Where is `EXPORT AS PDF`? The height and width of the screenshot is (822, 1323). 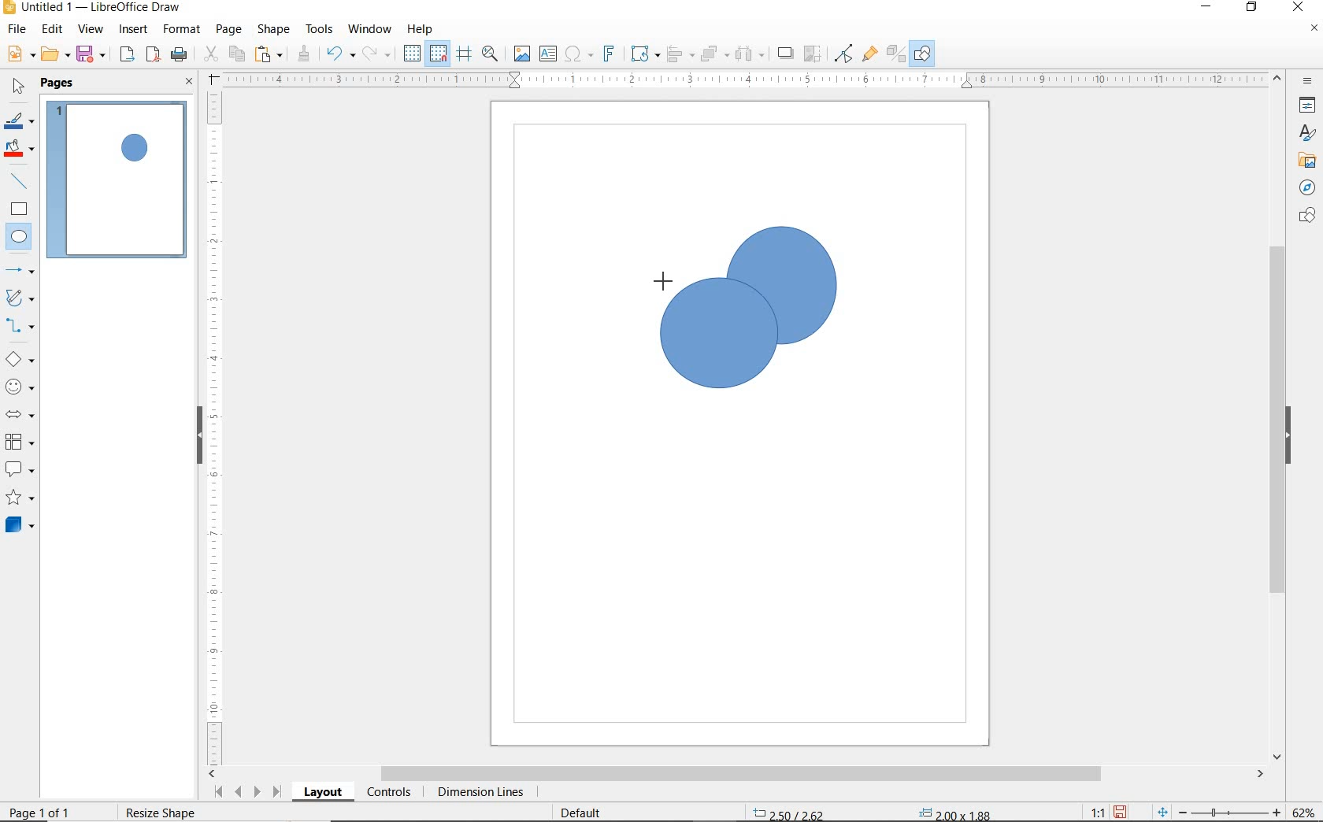
EXPORT AS PDF is located at coordinates (154, 56).